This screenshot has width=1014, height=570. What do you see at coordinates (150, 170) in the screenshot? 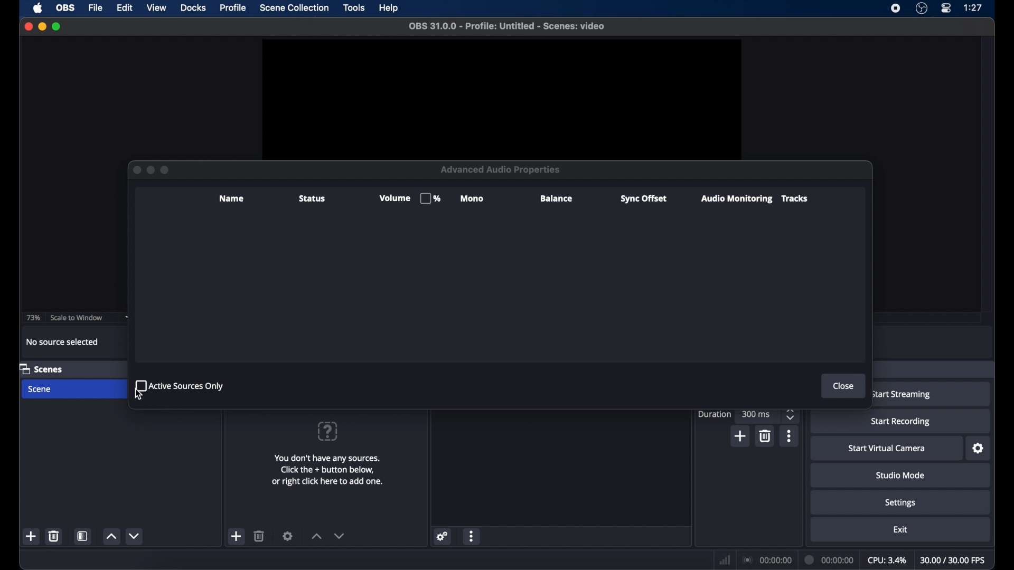
I see `` at bounding box center [150, 170].